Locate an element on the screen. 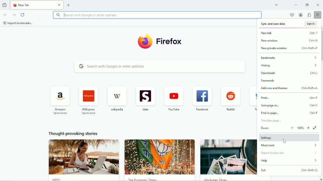  AliExpress is located at coordinates (88, 112).